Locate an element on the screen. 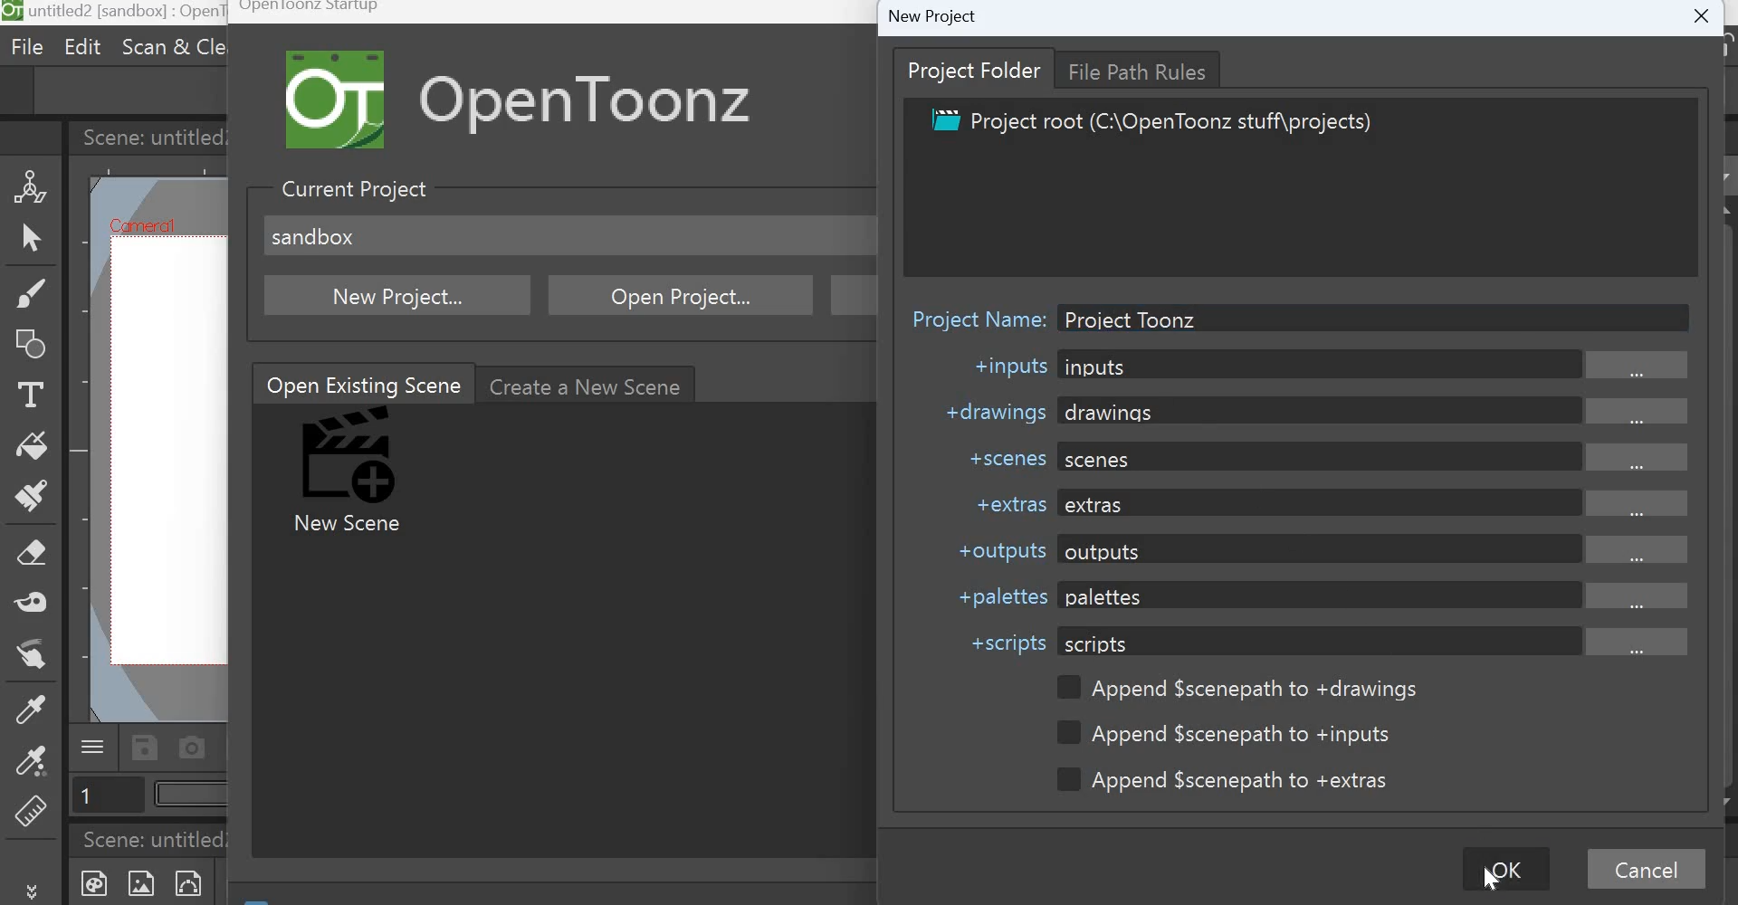 This screenshot has width=1738, height=905. RGB picker tool is located at coordinates (30, 767).